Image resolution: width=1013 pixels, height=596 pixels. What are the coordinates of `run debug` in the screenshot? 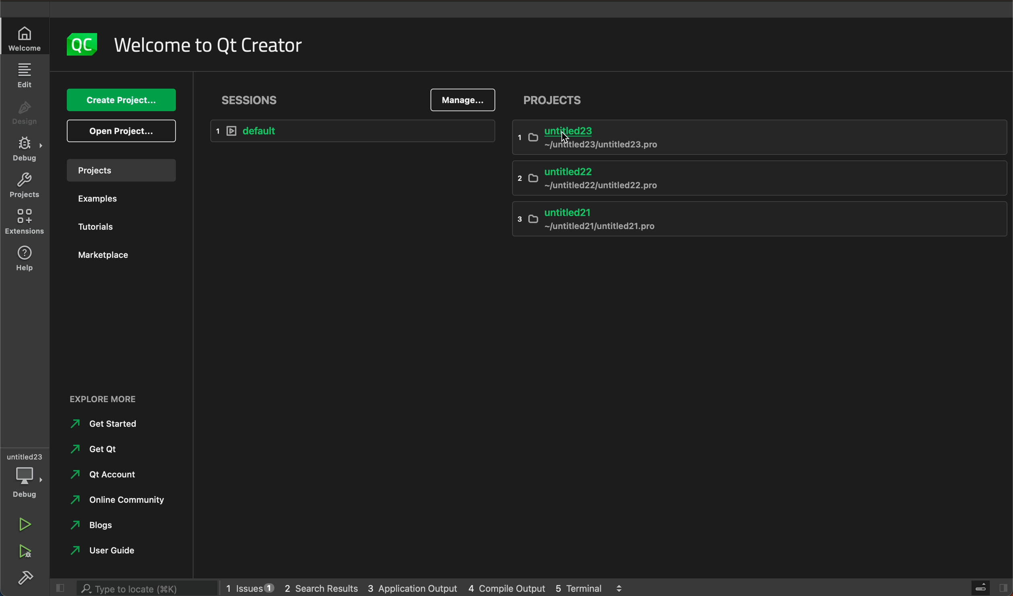 It's located at (24, 551).